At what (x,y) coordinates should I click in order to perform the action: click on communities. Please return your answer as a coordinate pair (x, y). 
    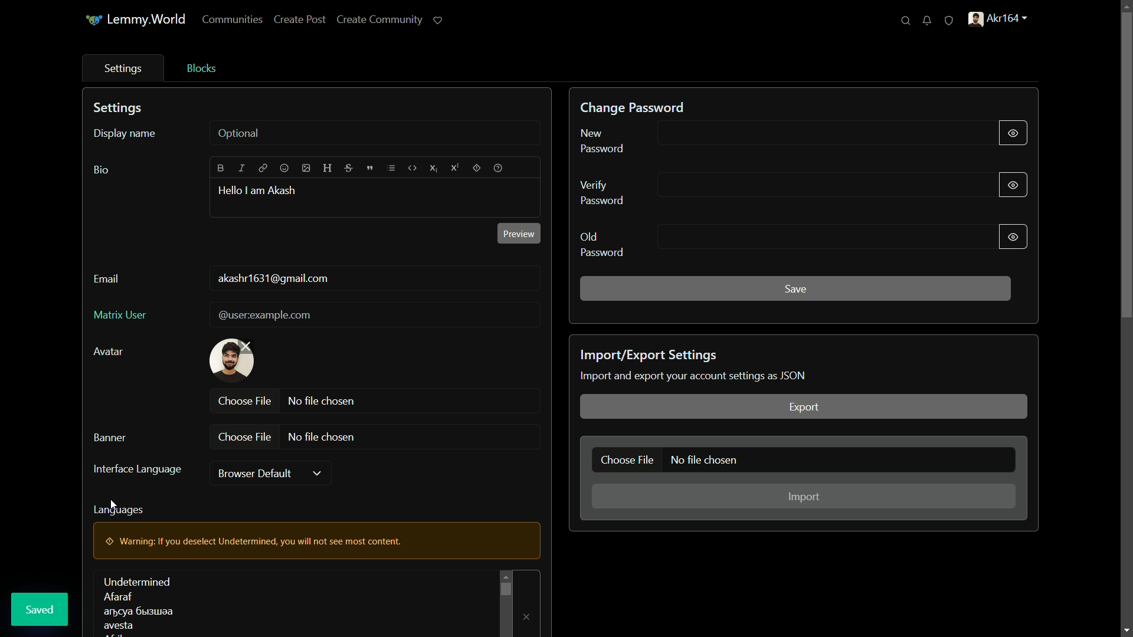
    Looking at the image, I should click on (234, 19).